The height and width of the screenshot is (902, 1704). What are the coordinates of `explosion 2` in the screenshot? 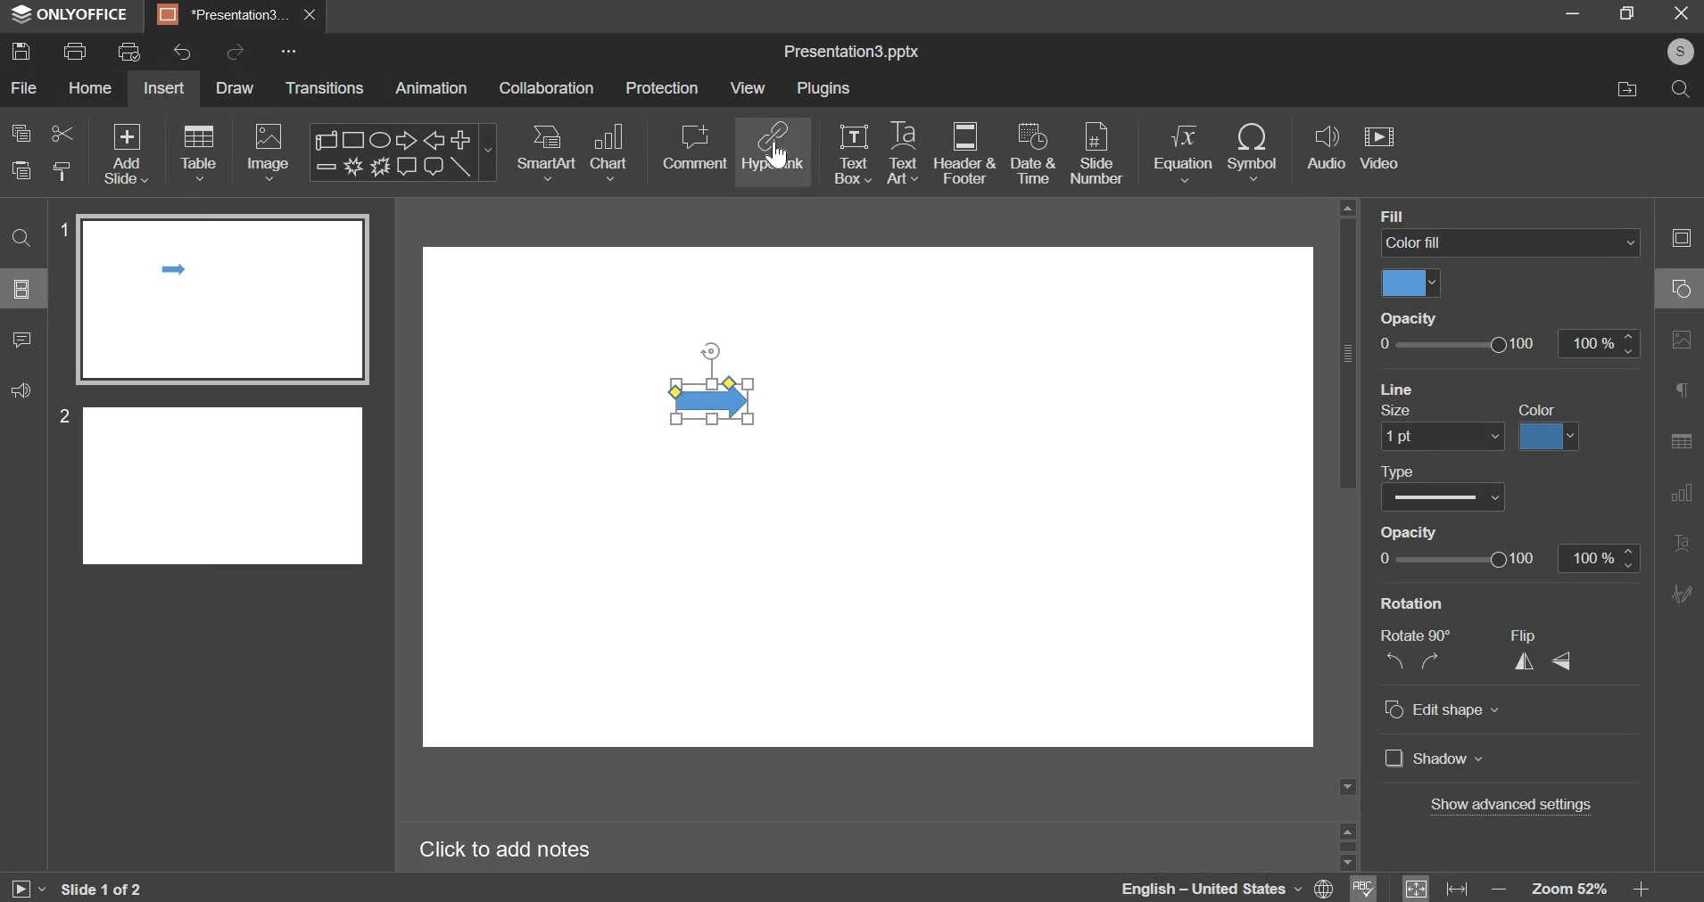 It's located at (378, 167).